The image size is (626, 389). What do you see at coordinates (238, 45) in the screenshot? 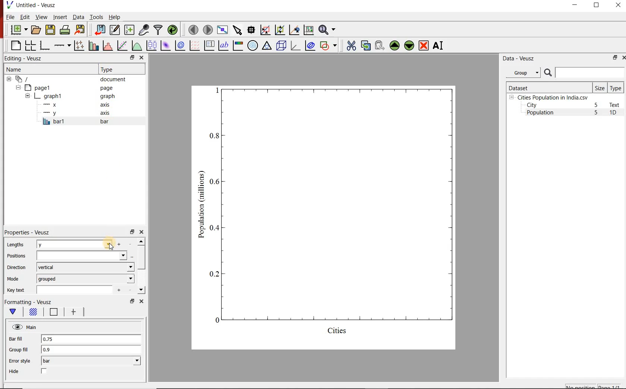
I see `image color bar` at bounding box center [238, 45].